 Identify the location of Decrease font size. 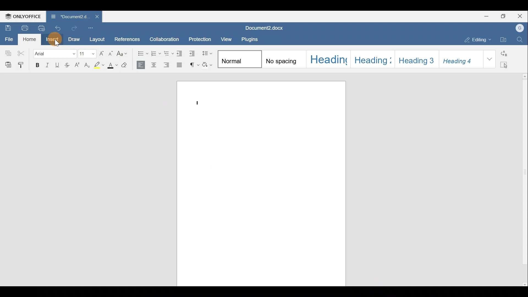
(109, 53).